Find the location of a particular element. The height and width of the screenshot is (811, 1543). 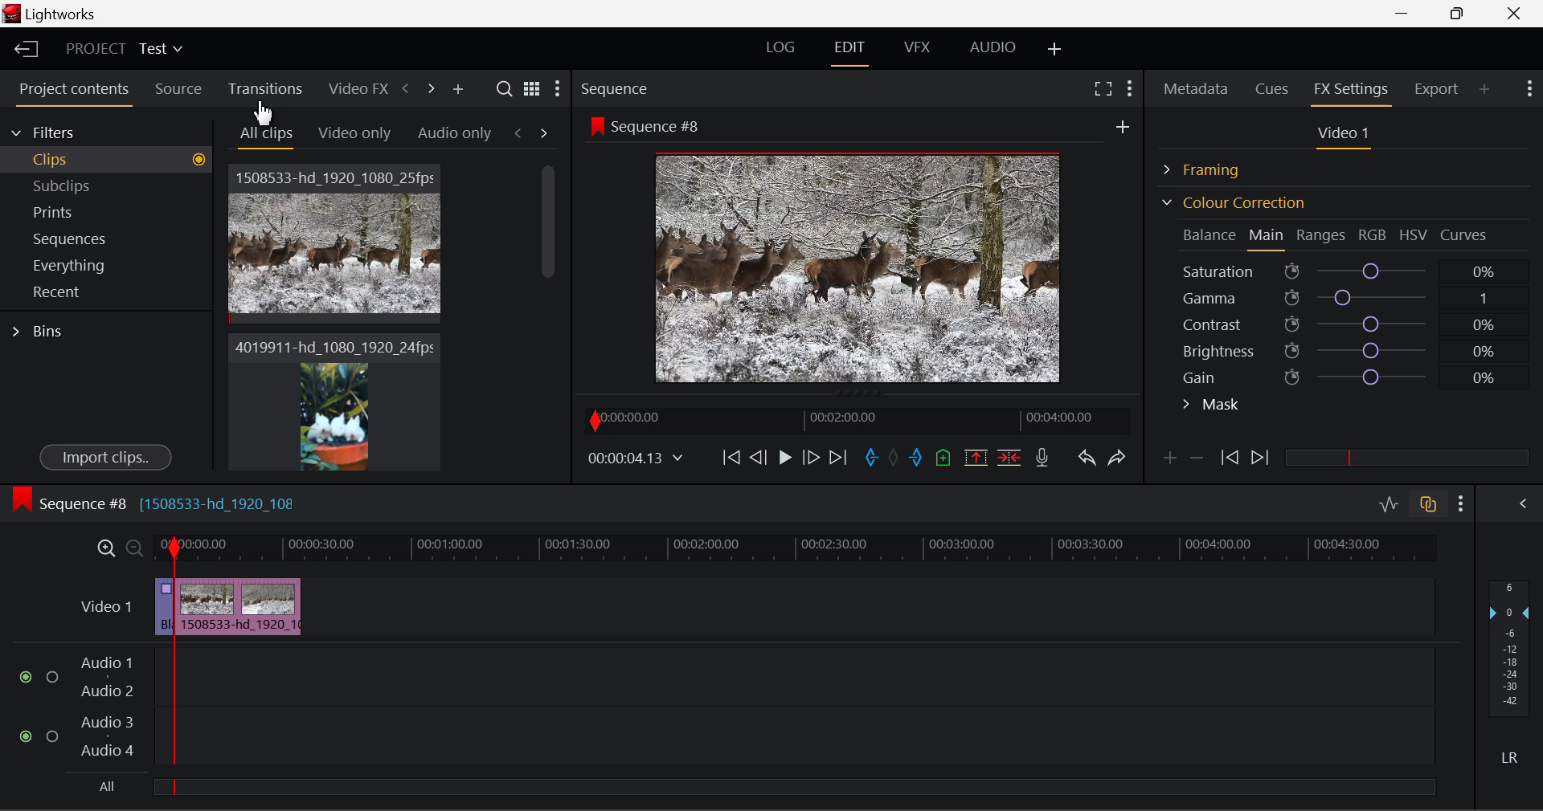

HSV is located at coordinates (1414, 234).